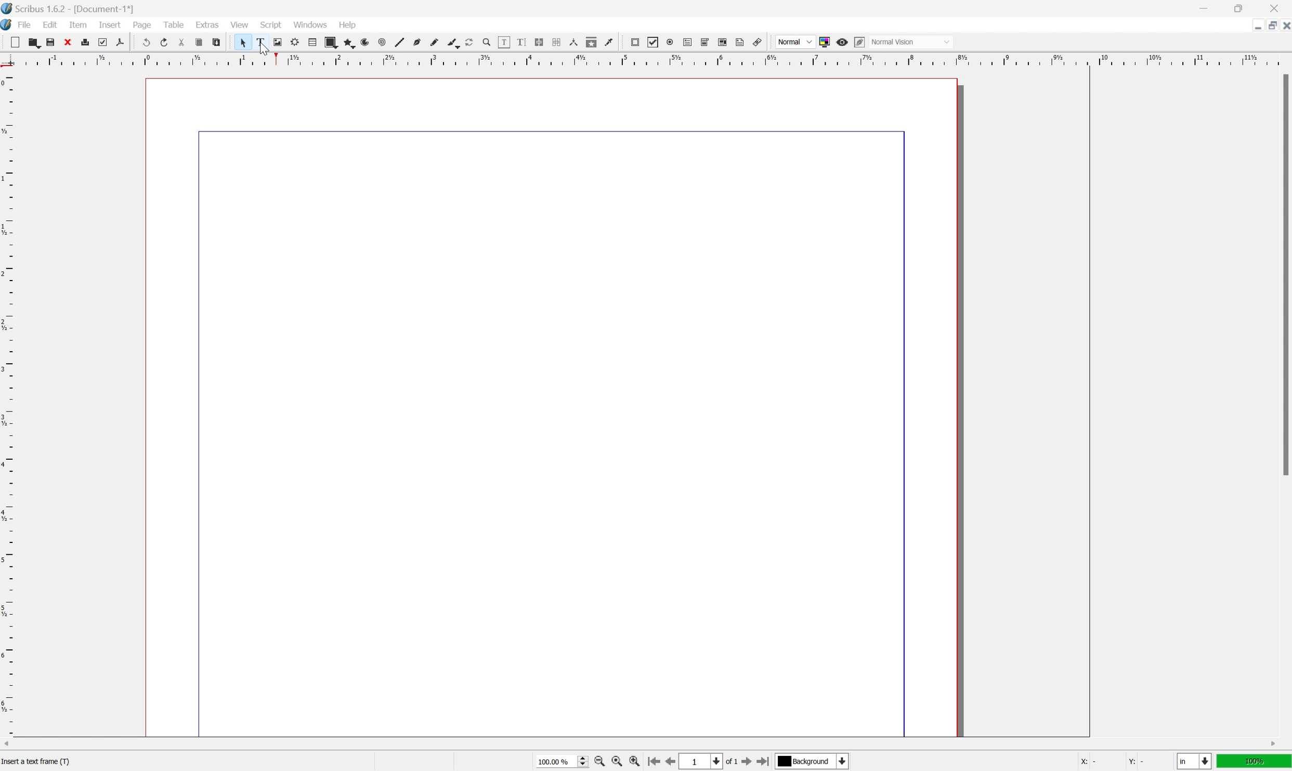 The width and height of the screenshot is (1292, 771). Describe the element at coordinates (38, 763) in the screenshot. I see `text frame size` at that location.